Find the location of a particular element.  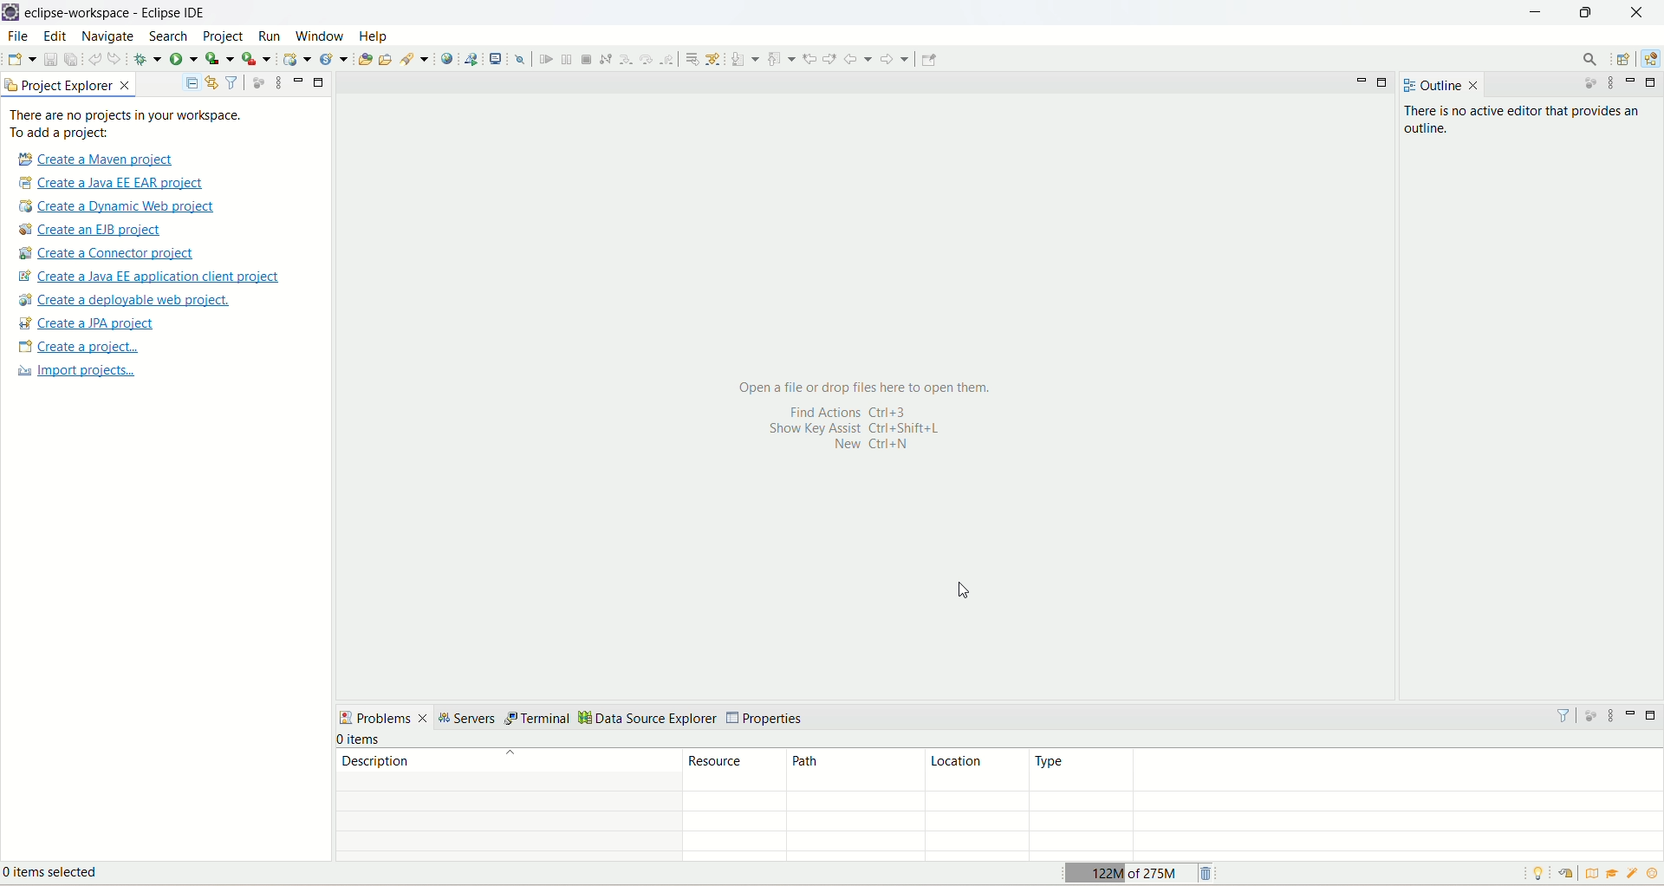

New ctrl+N is located at coordinates (863, 447).